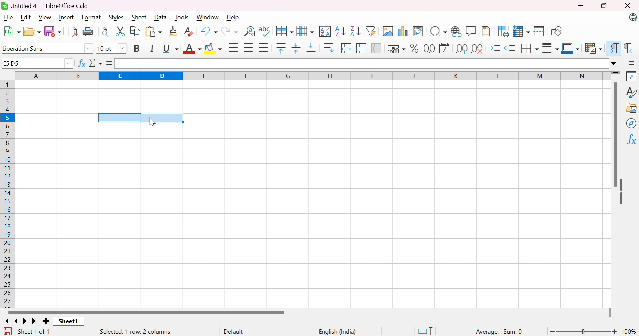 Image resolution: width=639 pixels, height=336 pixels. Describe the element at coordinates (311, 76) in the screenshot. I see `Column Name` at that location.